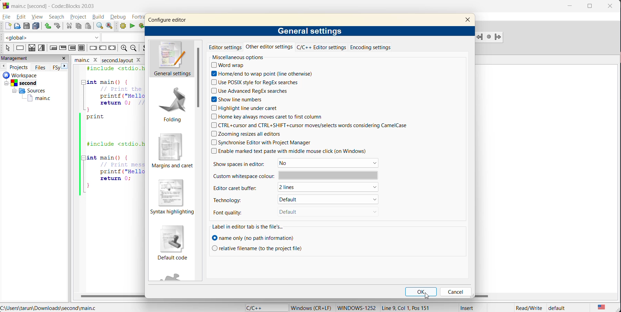 This screenshot has height=312, width=621. What do you see at coordinates (57, 25) in the screenshot?
I see `redo` at bounding box center [57, 25].